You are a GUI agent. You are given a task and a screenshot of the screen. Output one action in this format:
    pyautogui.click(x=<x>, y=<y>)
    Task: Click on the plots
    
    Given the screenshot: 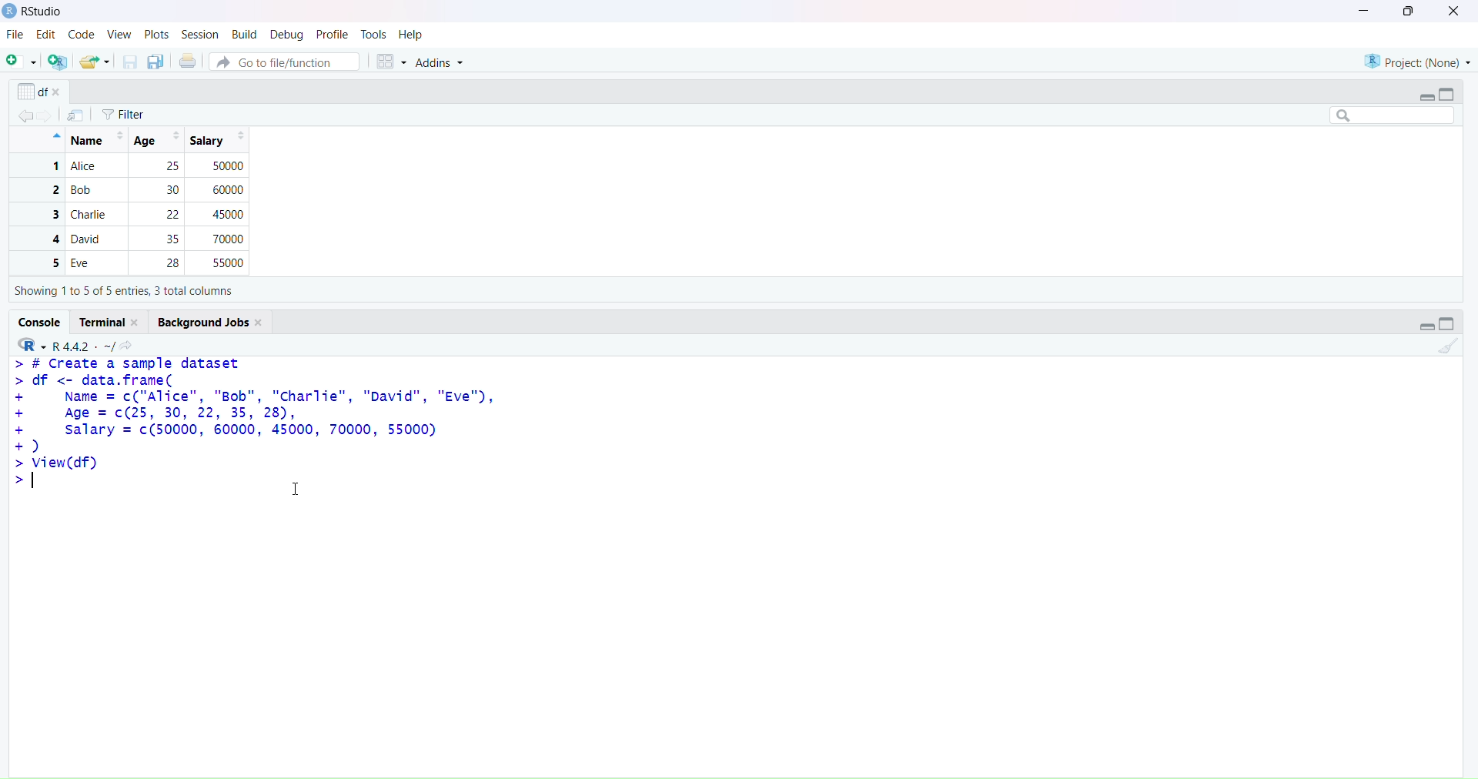 What is the action you would take?
    pyautogui.click(x=156, y=34)
    